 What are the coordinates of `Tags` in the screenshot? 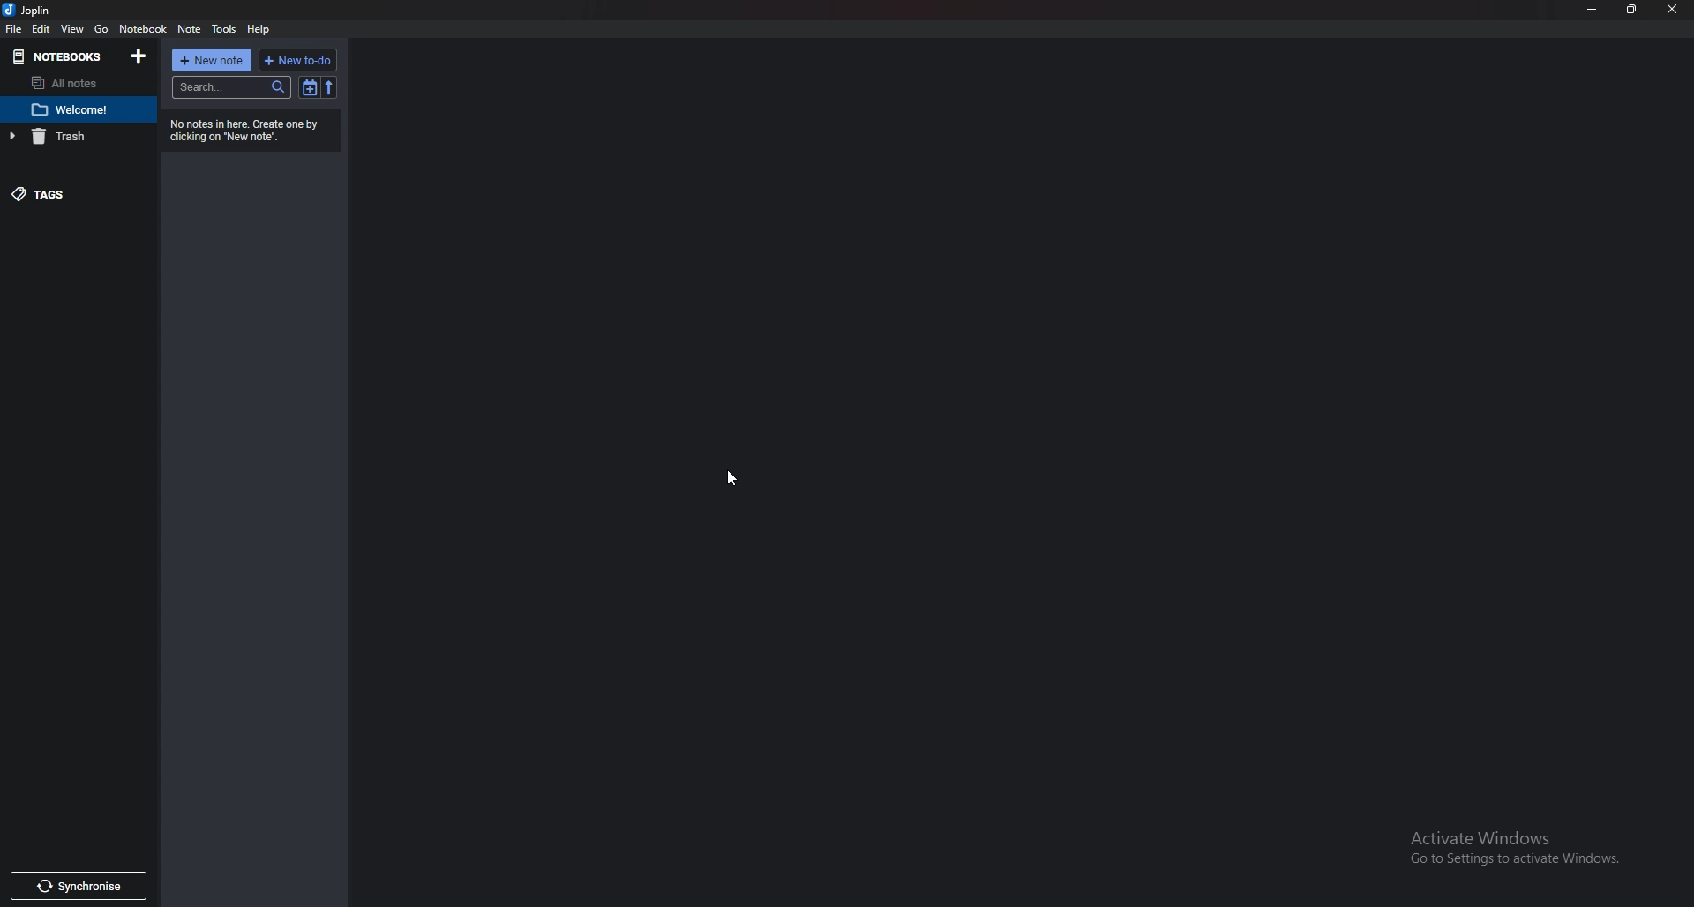 It's located at (72, 192).